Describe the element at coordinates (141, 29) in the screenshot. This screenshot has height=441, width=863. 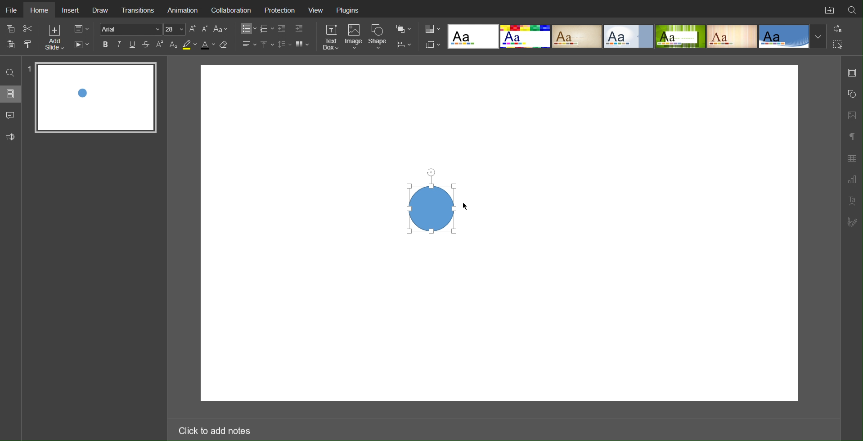
I see `Font Settings` at that location.